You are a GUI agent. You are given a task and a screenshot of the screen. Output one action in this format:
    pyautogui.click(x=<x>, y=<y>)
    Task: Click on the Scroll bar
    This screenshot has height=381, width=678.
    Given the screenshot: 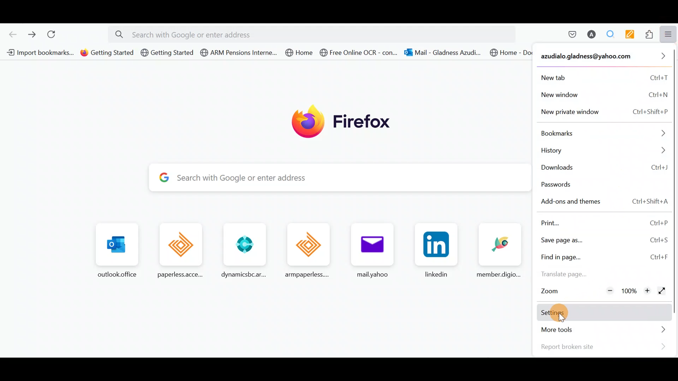 What is the action you would take?
    pyautogui.click(x=673, y=204)
    